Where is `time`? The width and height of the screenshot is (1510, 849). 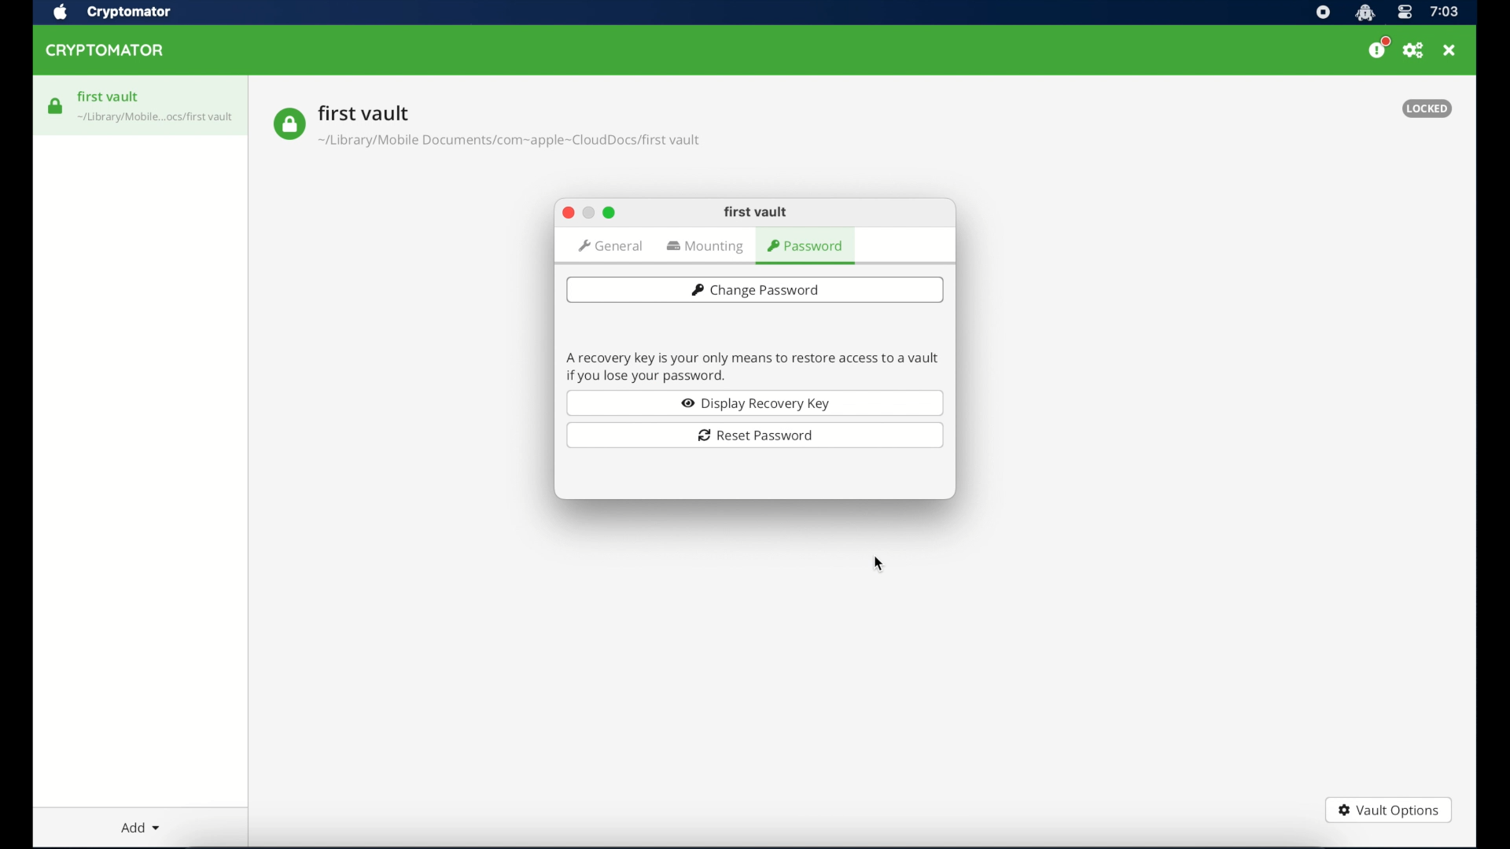
time is located at coordinates (1444, 13).